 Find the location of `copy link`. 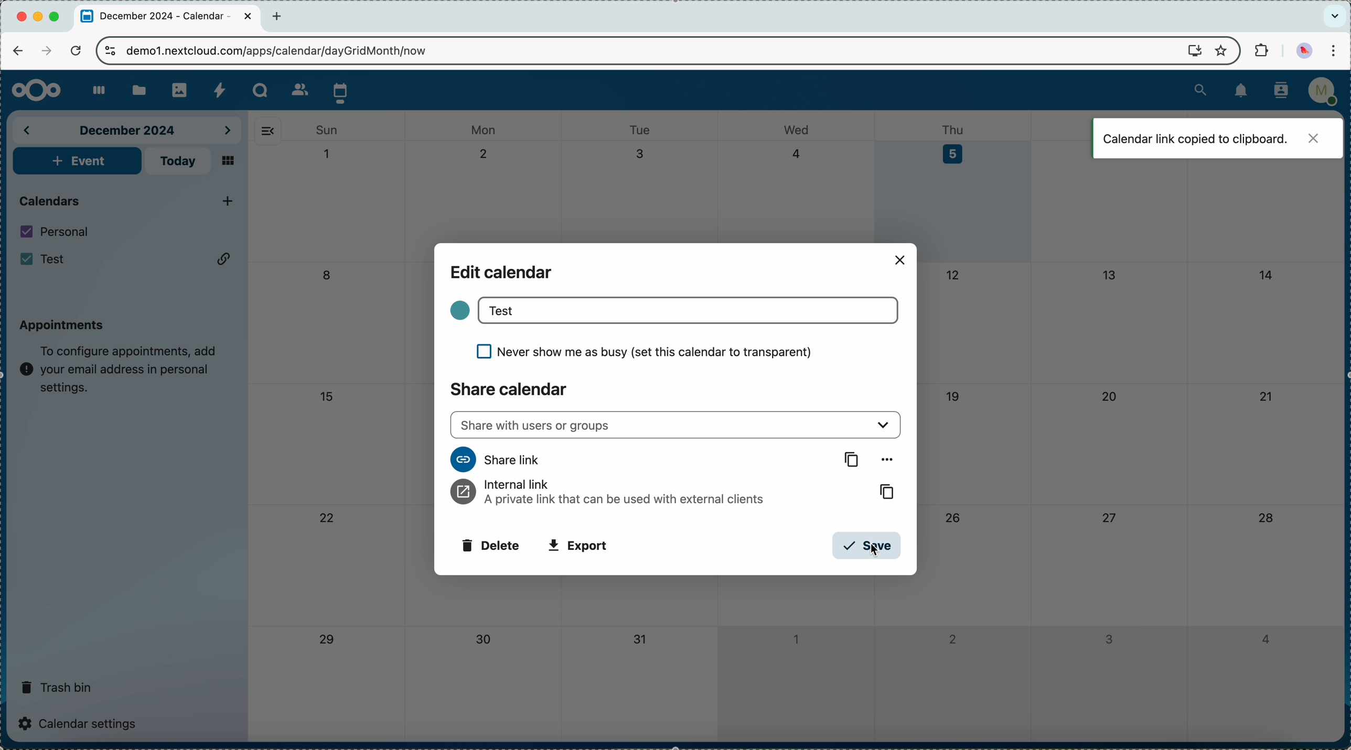

copy link is located at coordinates (854, 460).